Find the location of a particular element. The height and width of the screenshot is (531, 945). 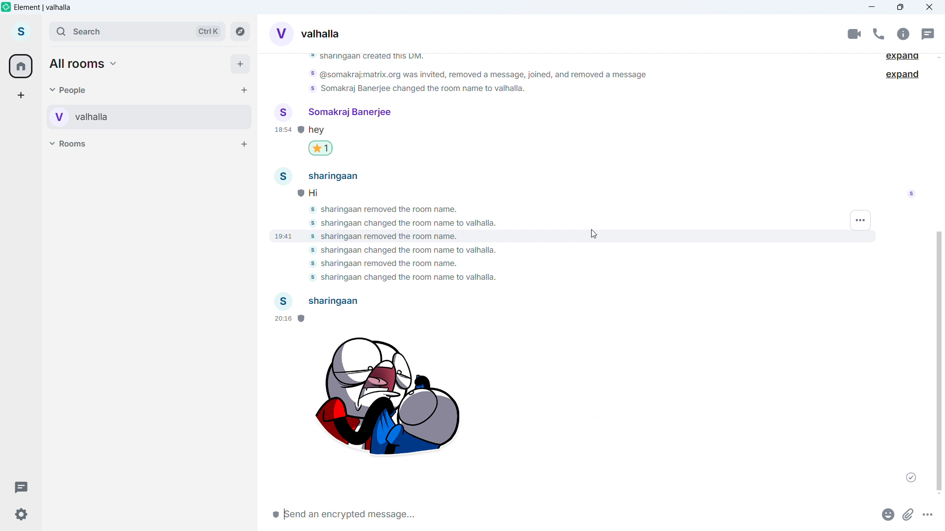

Message sent is located at coordinates (912, 477).